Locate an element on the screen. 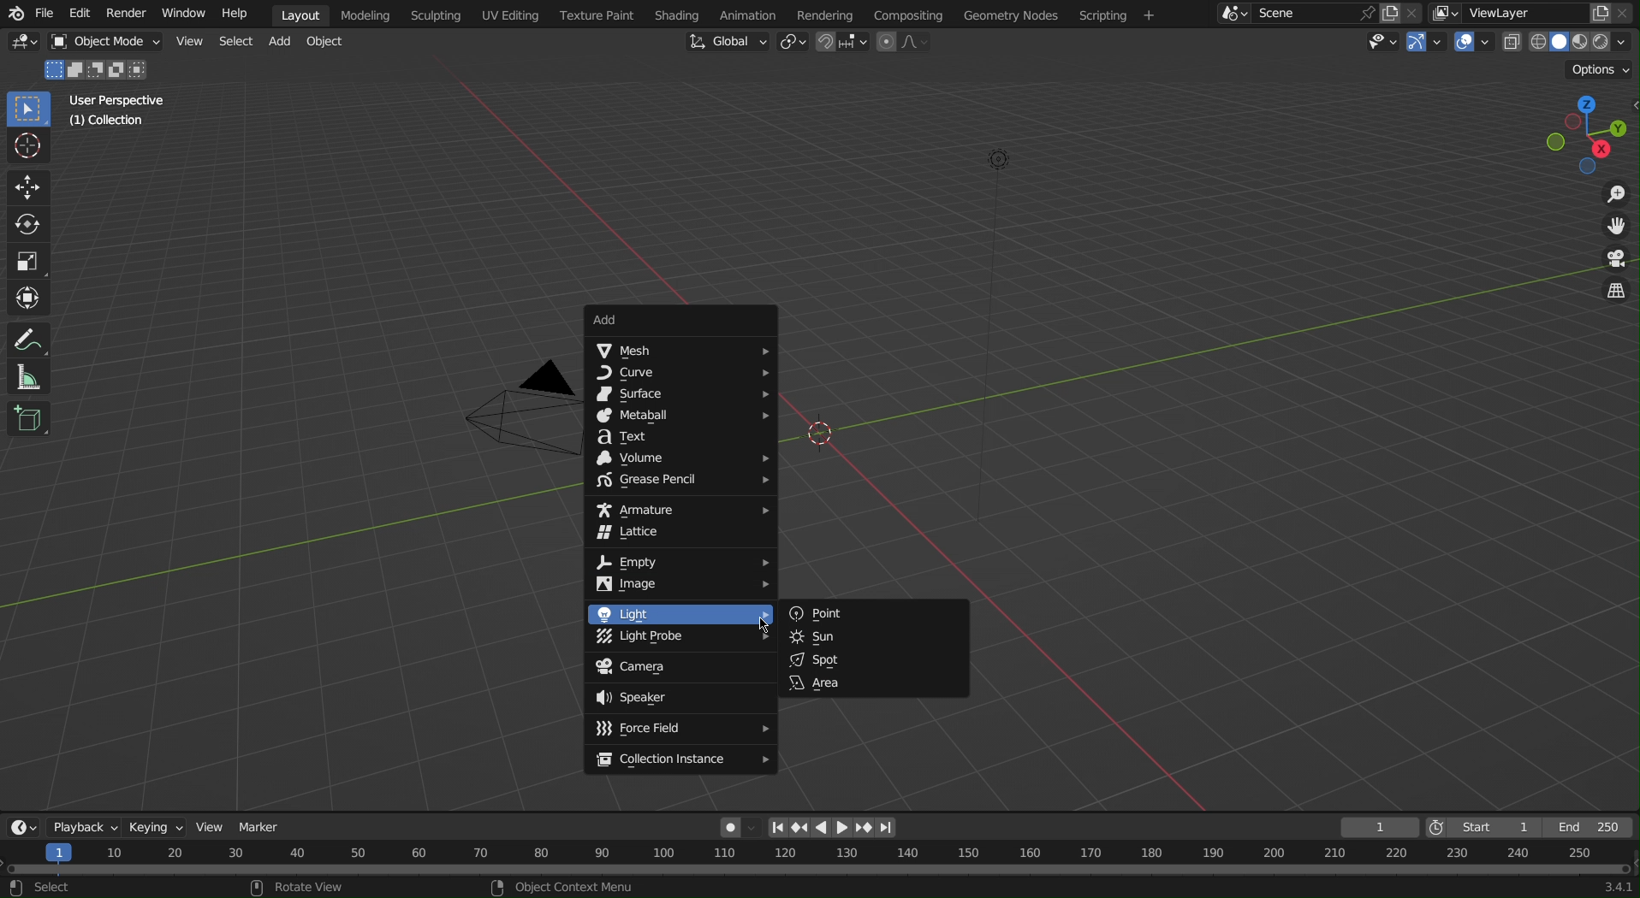 The height and width of the screenshot is (898, 1640). Global is located at coordinates (728, 41).